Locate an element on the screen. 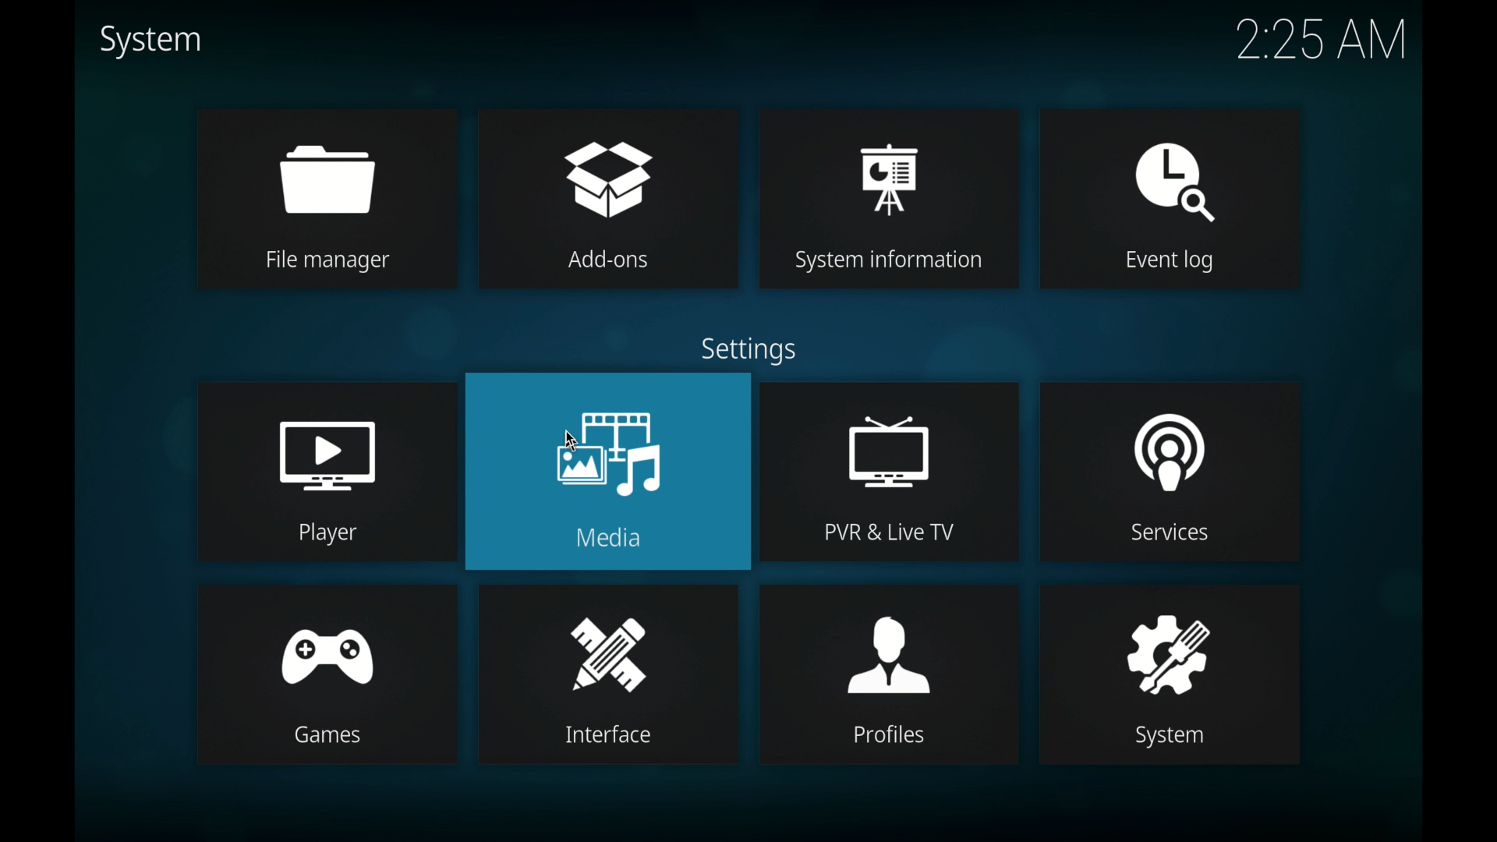  2:25 AM is located at coordinates (1313, 46).